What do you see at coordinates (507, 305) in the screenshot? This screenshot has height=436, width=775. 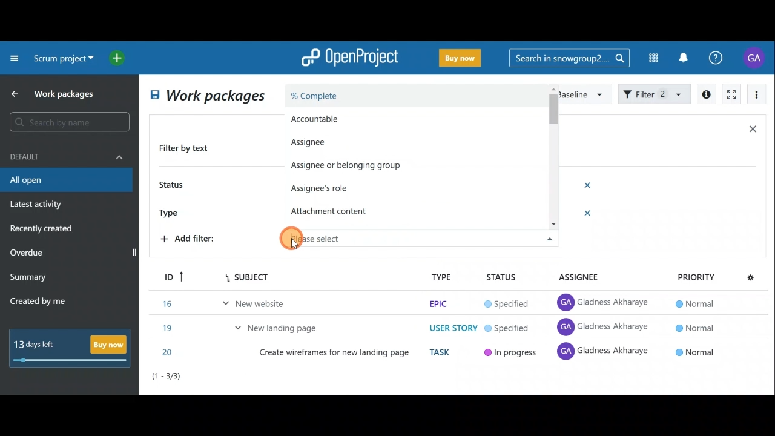 I see `specified` at bounding box center [507, 305].